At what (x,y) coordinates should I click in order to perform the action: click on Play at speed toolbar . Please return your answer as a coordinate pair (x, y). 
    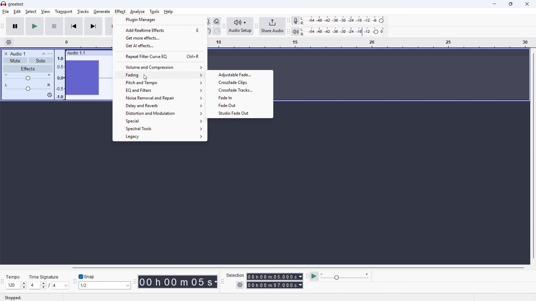
    Looking at the image, I should click on (307, 277).